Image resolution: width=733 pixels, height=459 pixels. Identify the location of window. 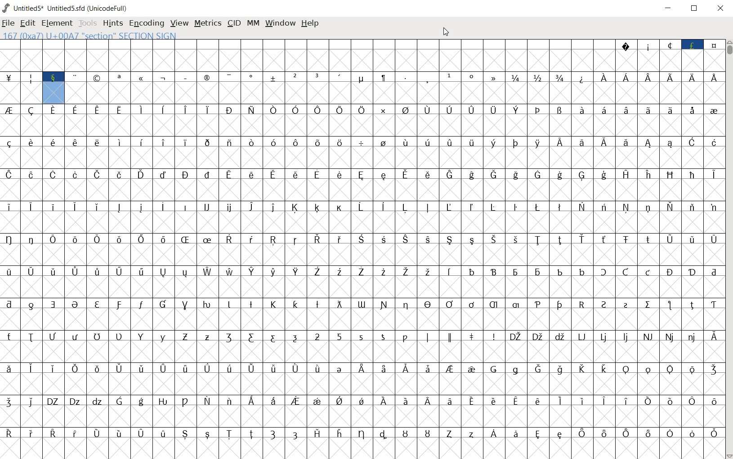
(280, 24).